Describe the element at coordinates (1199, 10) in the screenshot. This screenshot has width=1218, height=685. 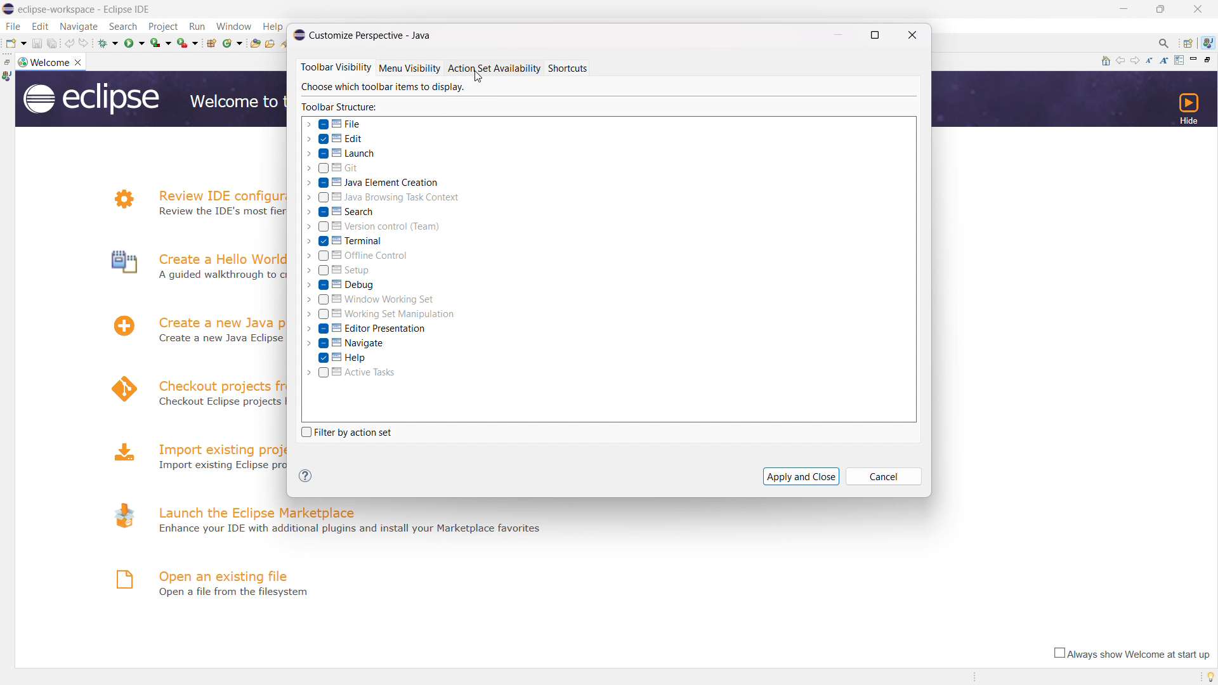
I see `close` at that location.